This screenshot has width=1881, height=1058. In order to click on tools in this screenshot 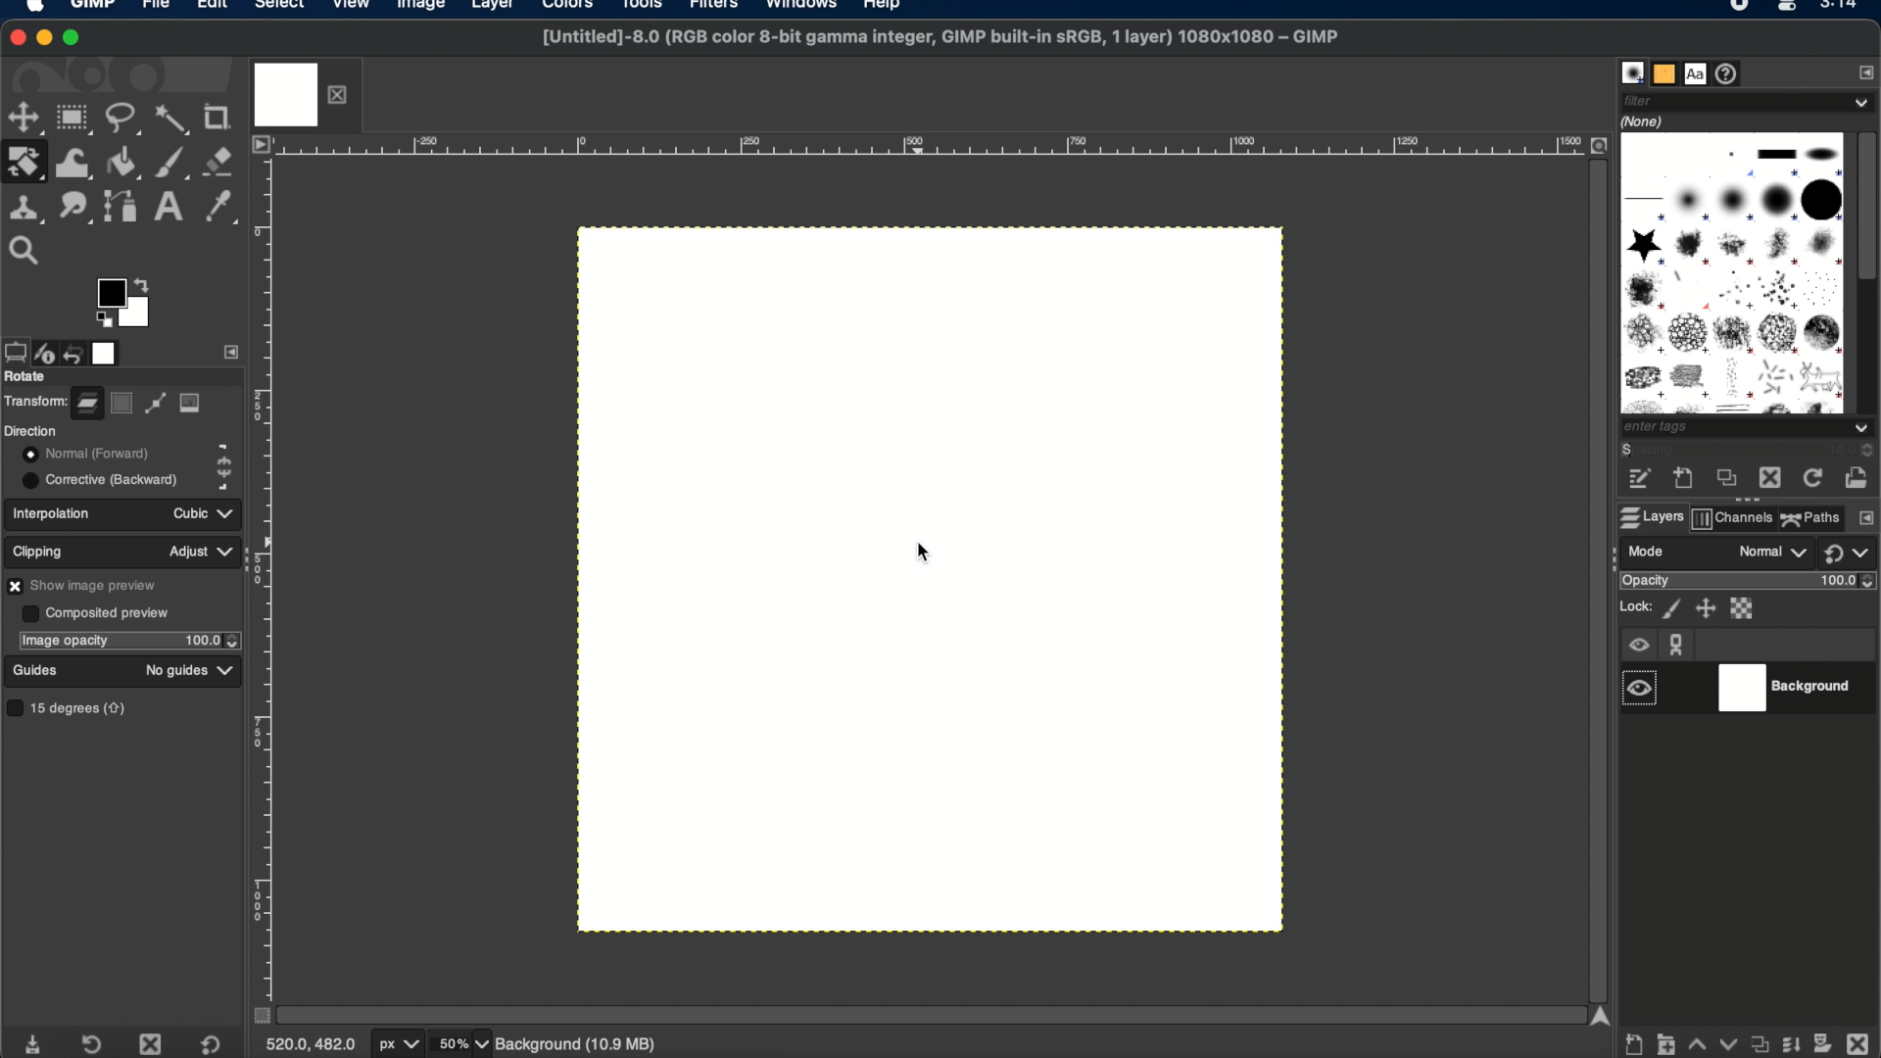, I will do `click(649, 8)`.